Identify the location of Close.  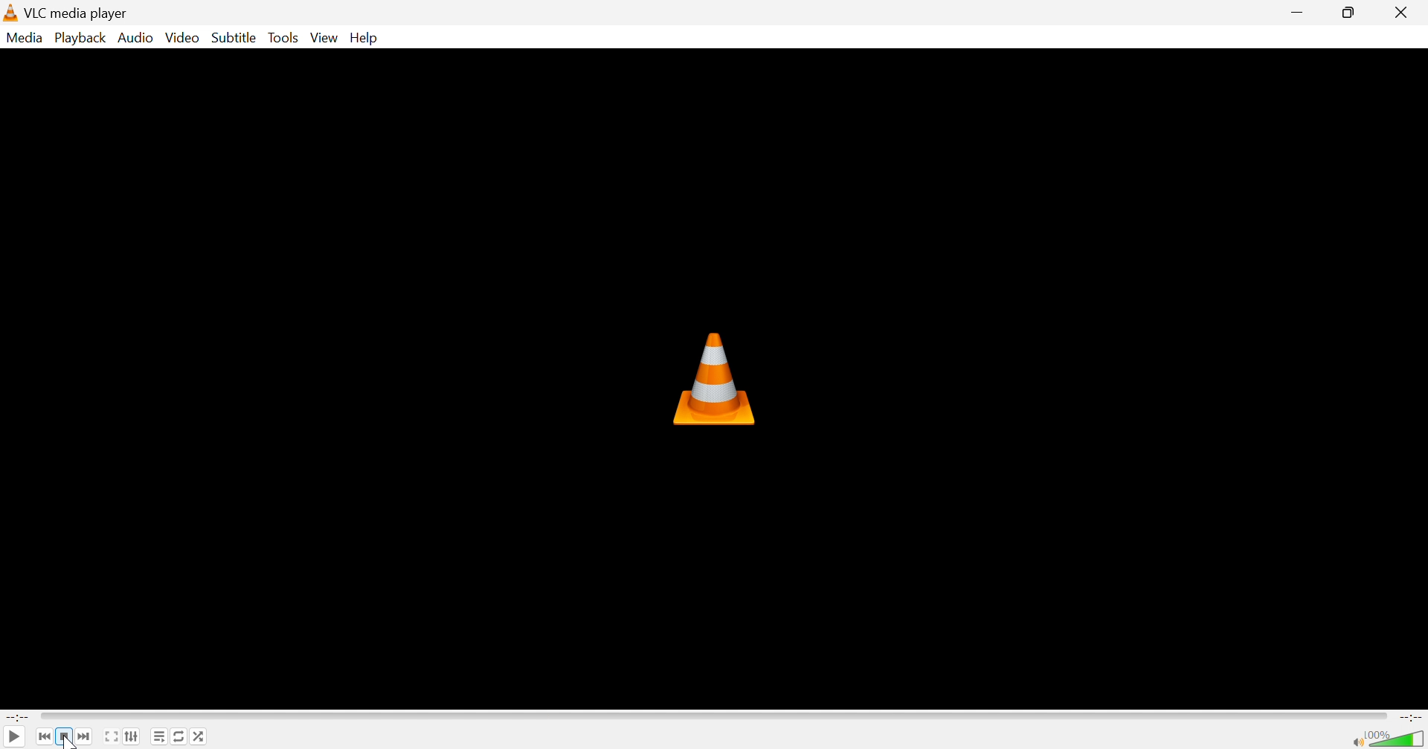
(1406, 12).